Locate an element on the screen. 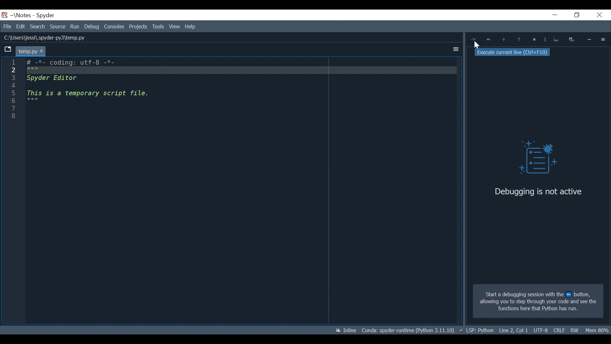 The image size is (611, 344). Debugging is not active is located at coordinates (538, 191).